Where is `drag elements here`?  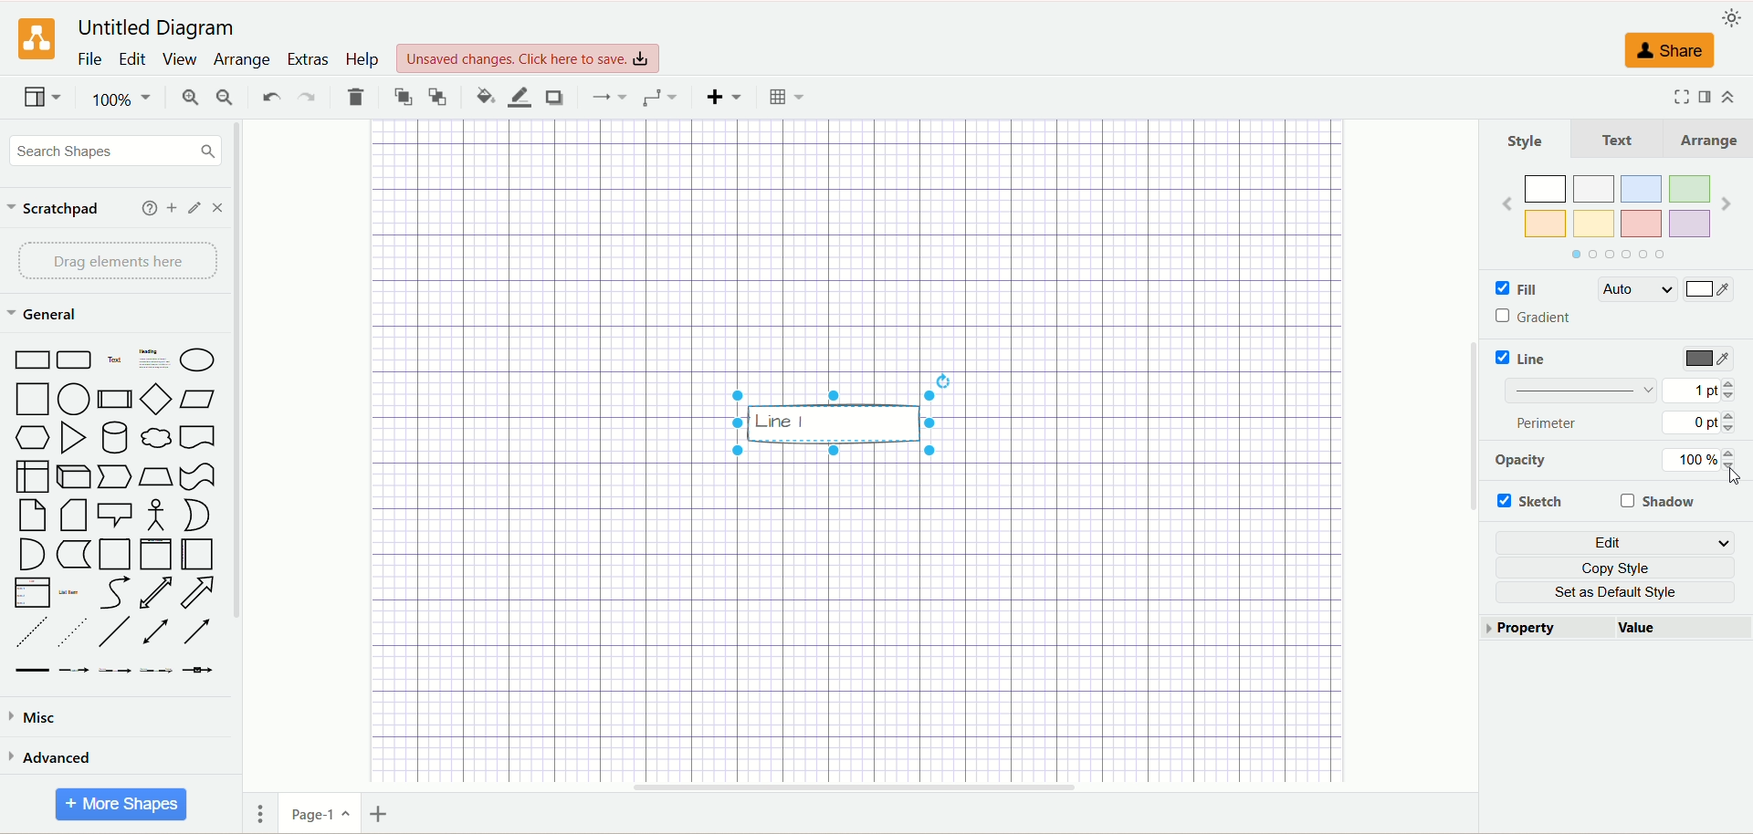 drag elements here is located at coordinates (117, 260).